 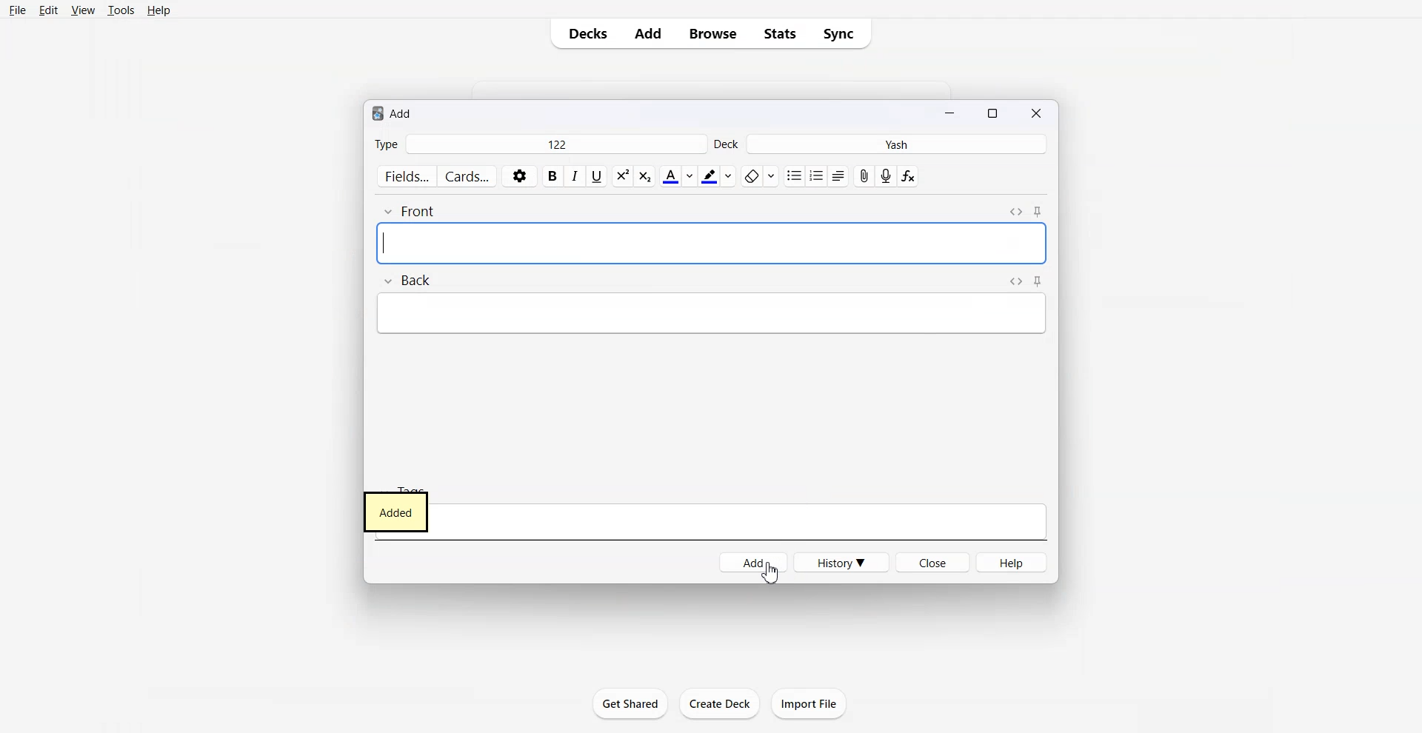 What do you see at coordinates (760, 176) in the screenshot?
I see `Remove format` at bounding box center [760, 176].